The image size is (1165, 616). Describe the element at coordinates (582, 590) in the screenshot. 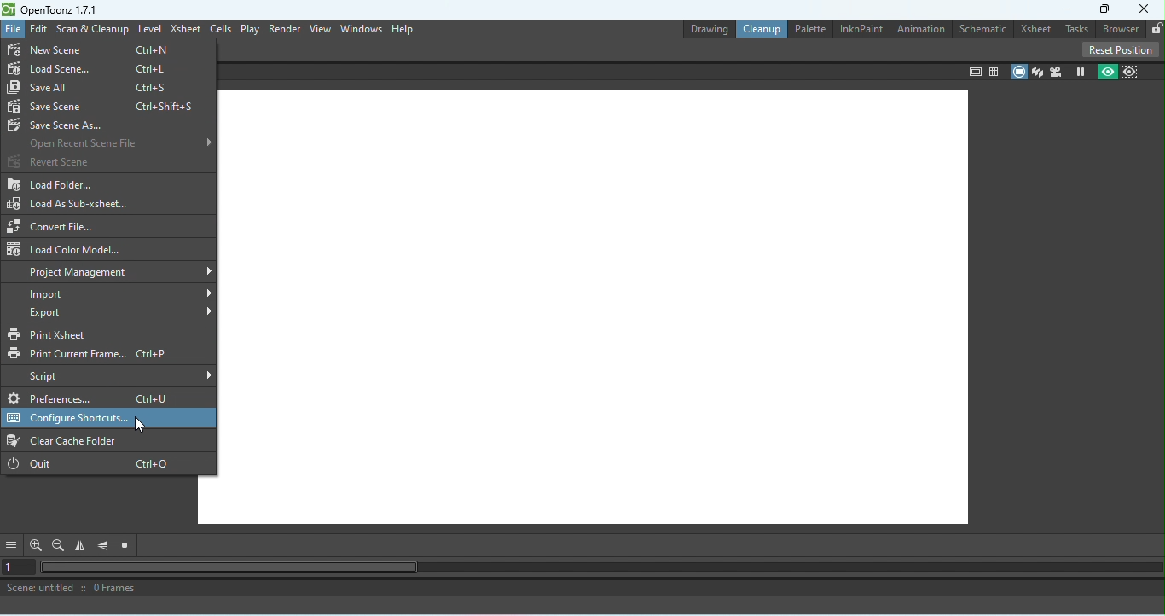

I see `Scene: untitled :: 0 Frames` at that location.